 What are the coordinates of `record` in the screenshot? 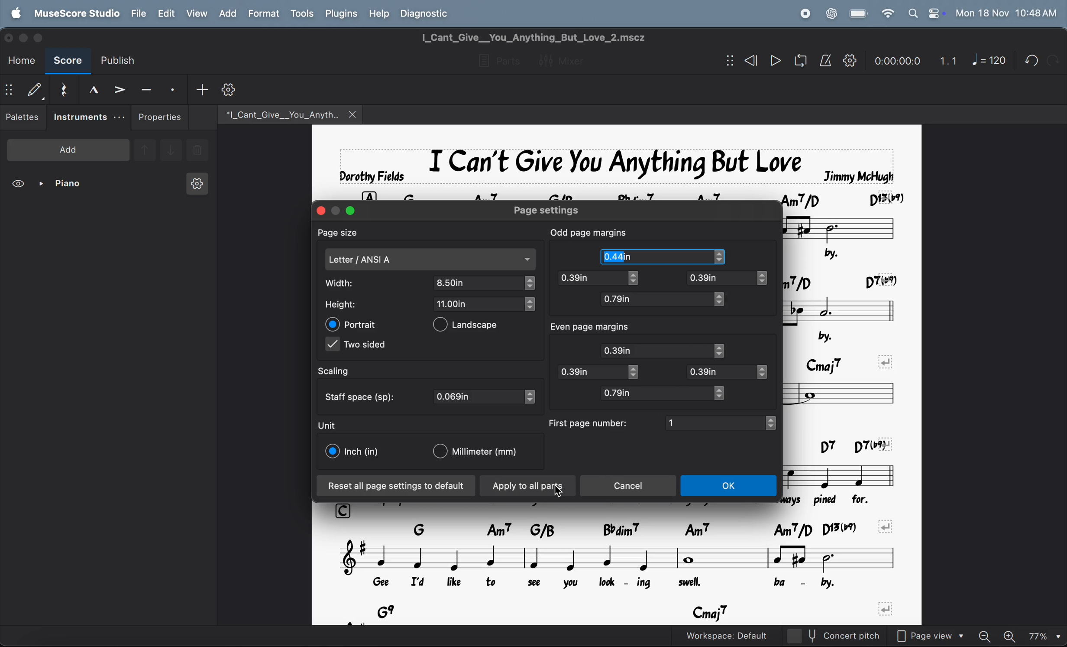 It's located at (805, 13).